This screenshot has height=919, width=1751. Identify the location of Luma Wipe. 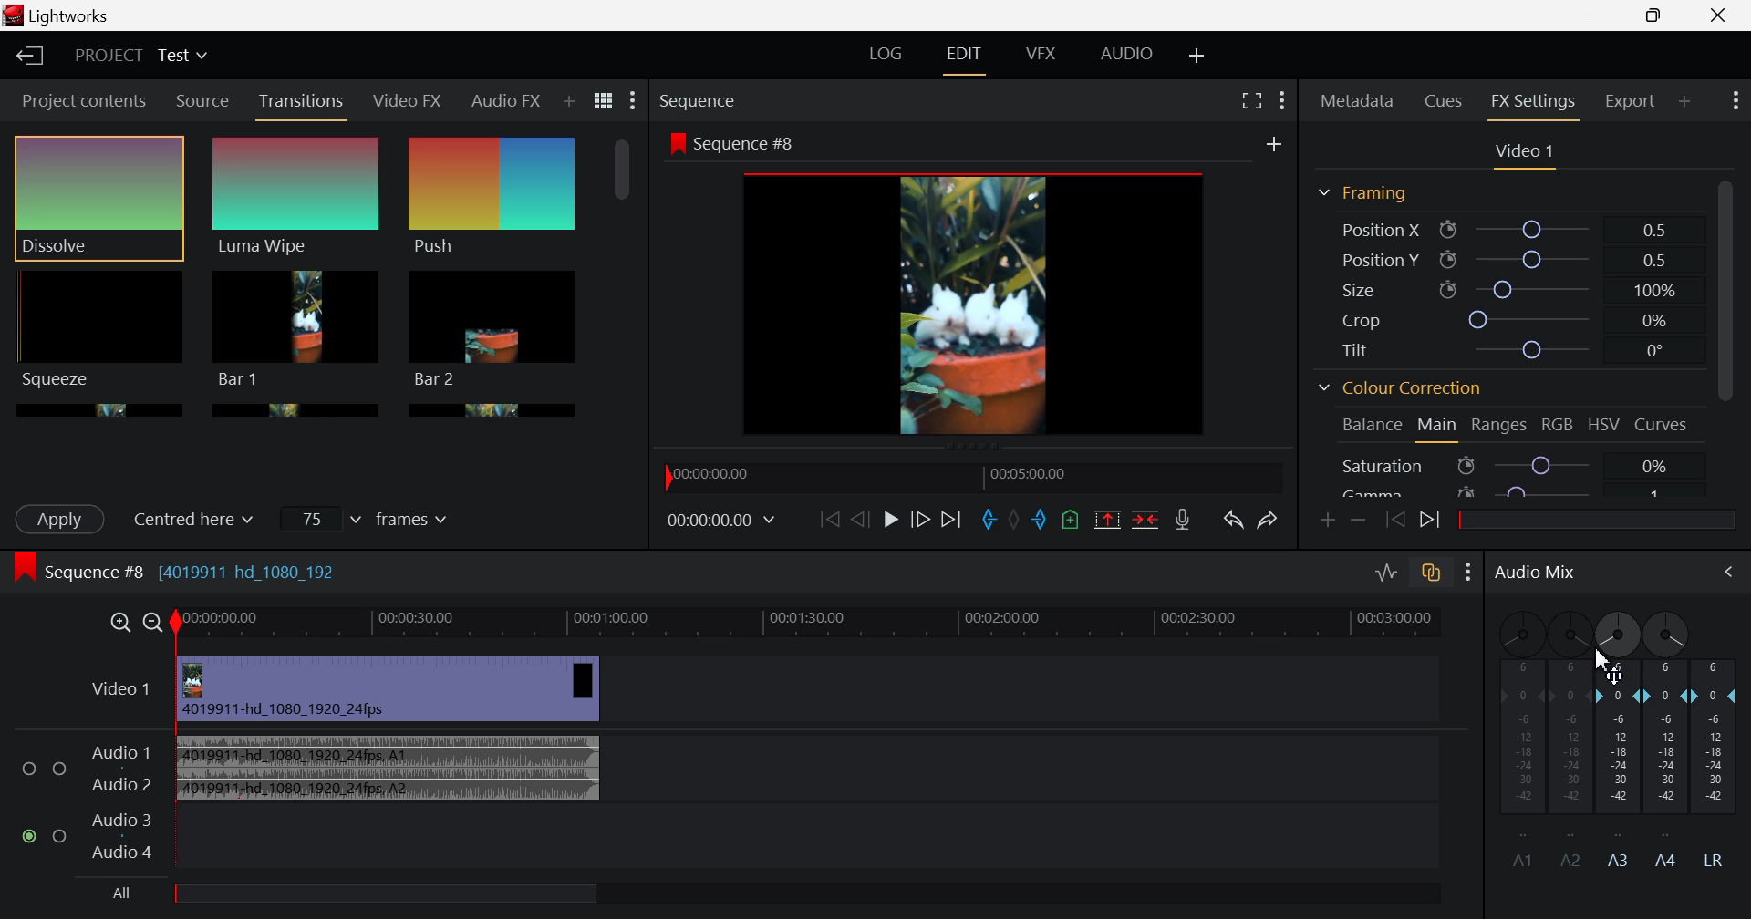
(296, 198).